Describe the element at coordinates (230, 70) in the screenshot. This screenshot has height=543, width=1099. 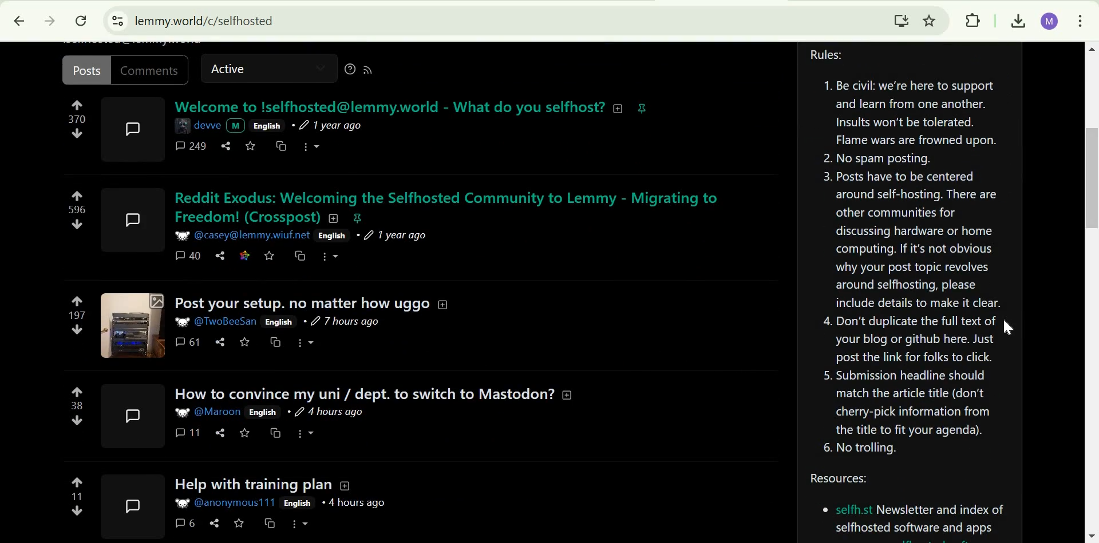
I see `sctive` at that location.